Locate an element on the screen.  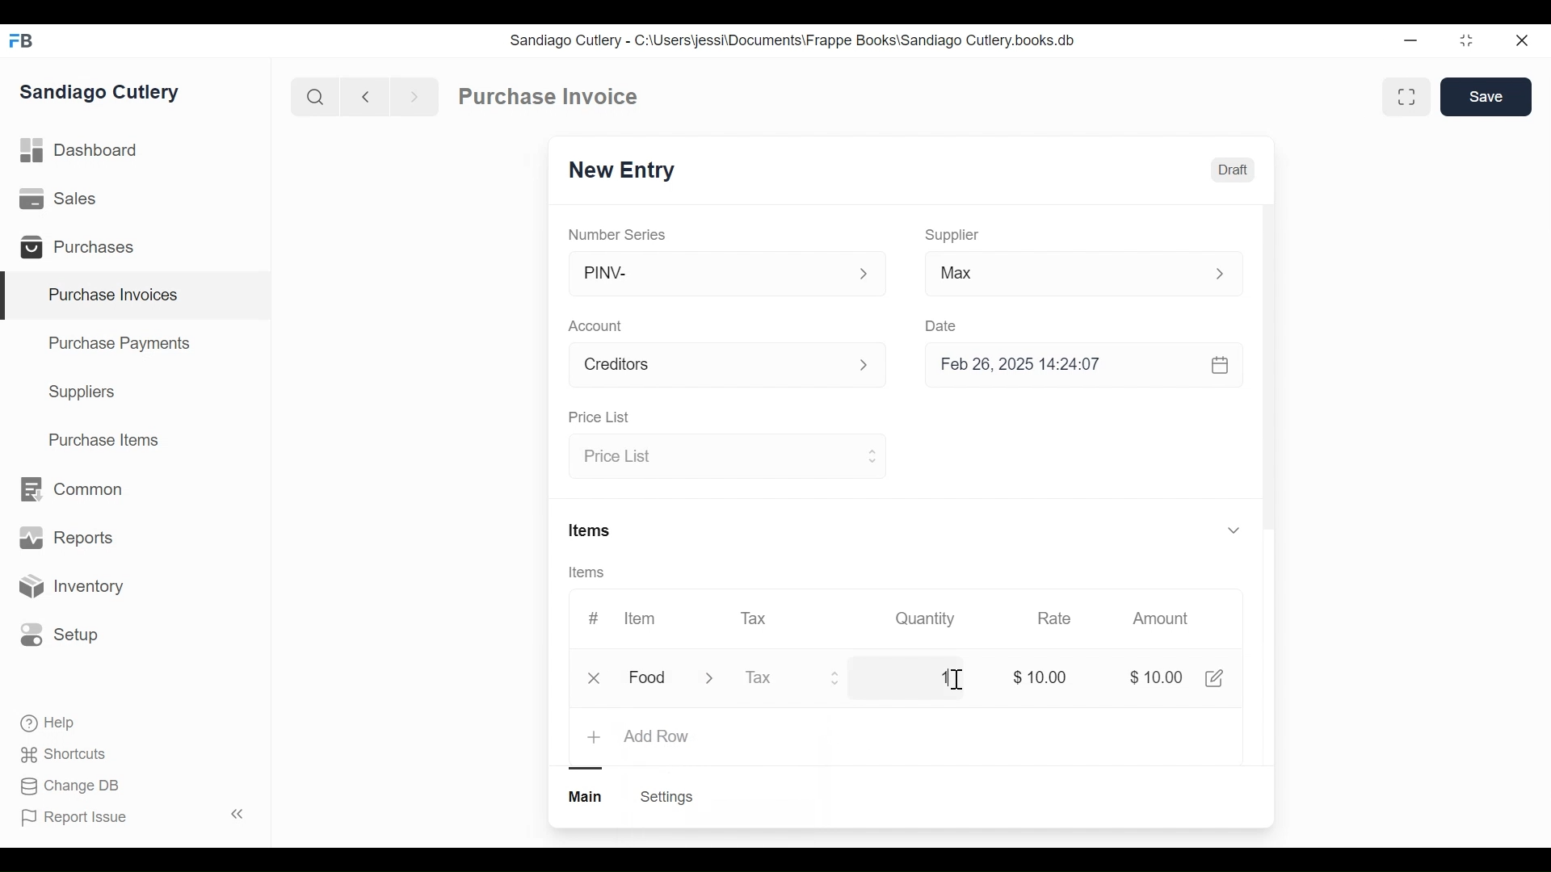
Expand is located at coordinates (1233, 529).